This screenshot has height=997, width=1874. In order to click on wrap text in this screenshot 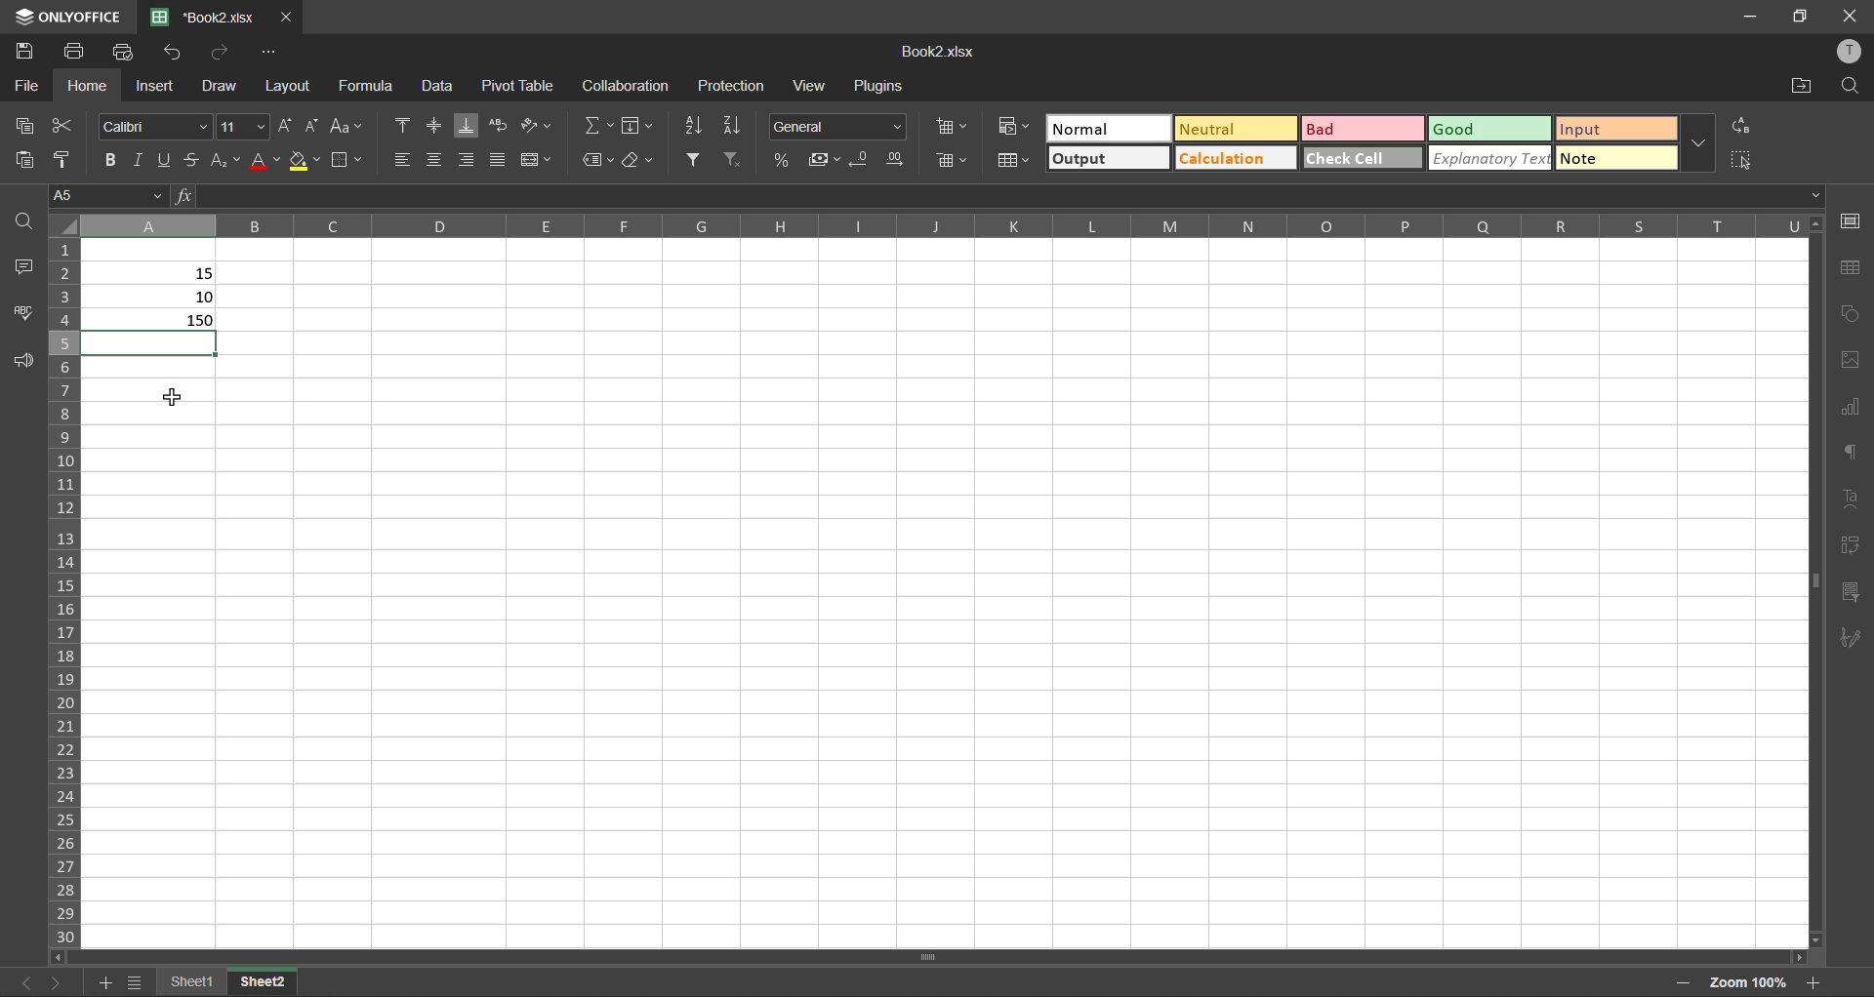, I will do `click(497, 125)`.